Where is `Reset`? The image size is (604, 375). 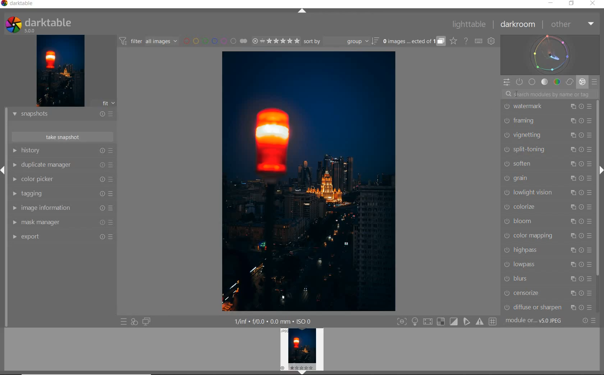
Reset is located at coordinates (581, 149).